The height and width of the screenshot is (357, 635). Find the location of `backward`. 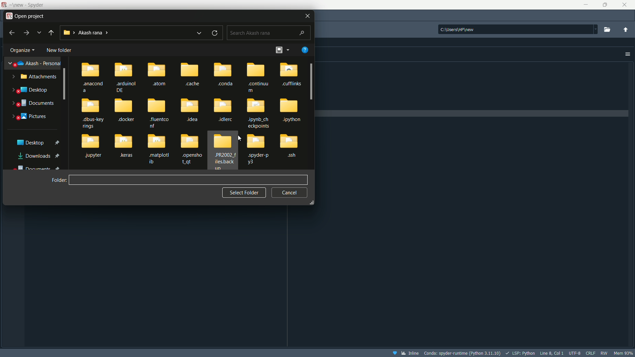

backward is located at coordinates (11, 32).